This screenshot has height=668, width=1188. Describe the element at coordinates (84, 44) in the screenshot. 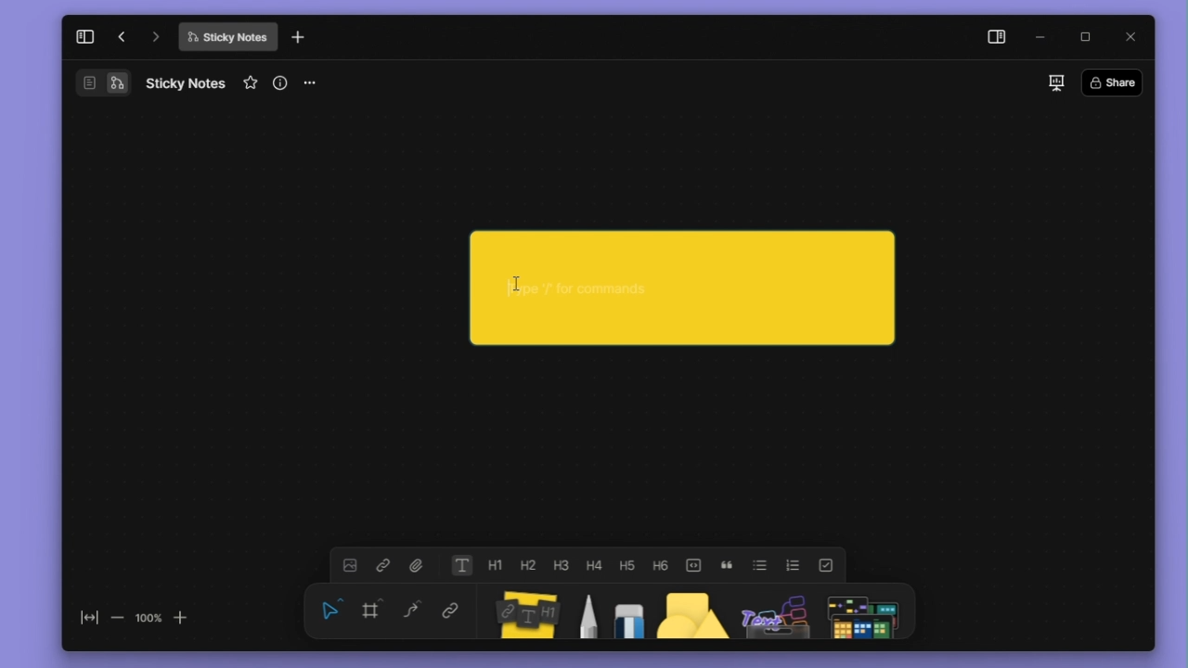

I see `collapse sidebar` at that location.